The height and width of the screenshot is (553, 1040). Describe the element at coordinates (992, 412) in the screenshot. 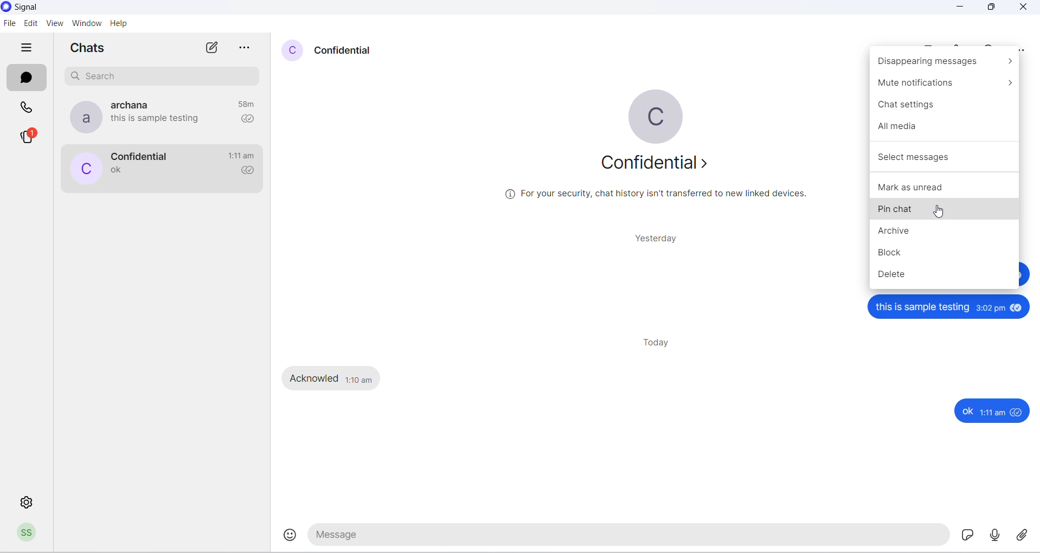

I see `1:11 am` at that location.